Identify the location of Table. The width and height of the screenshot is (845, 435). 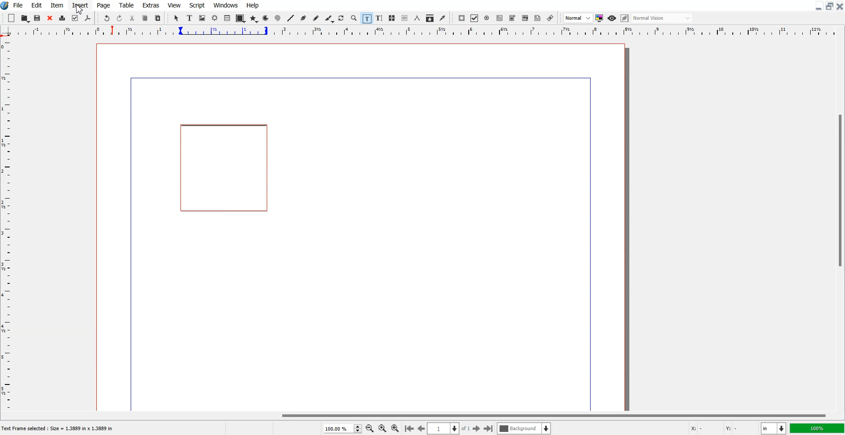
(127, 5).